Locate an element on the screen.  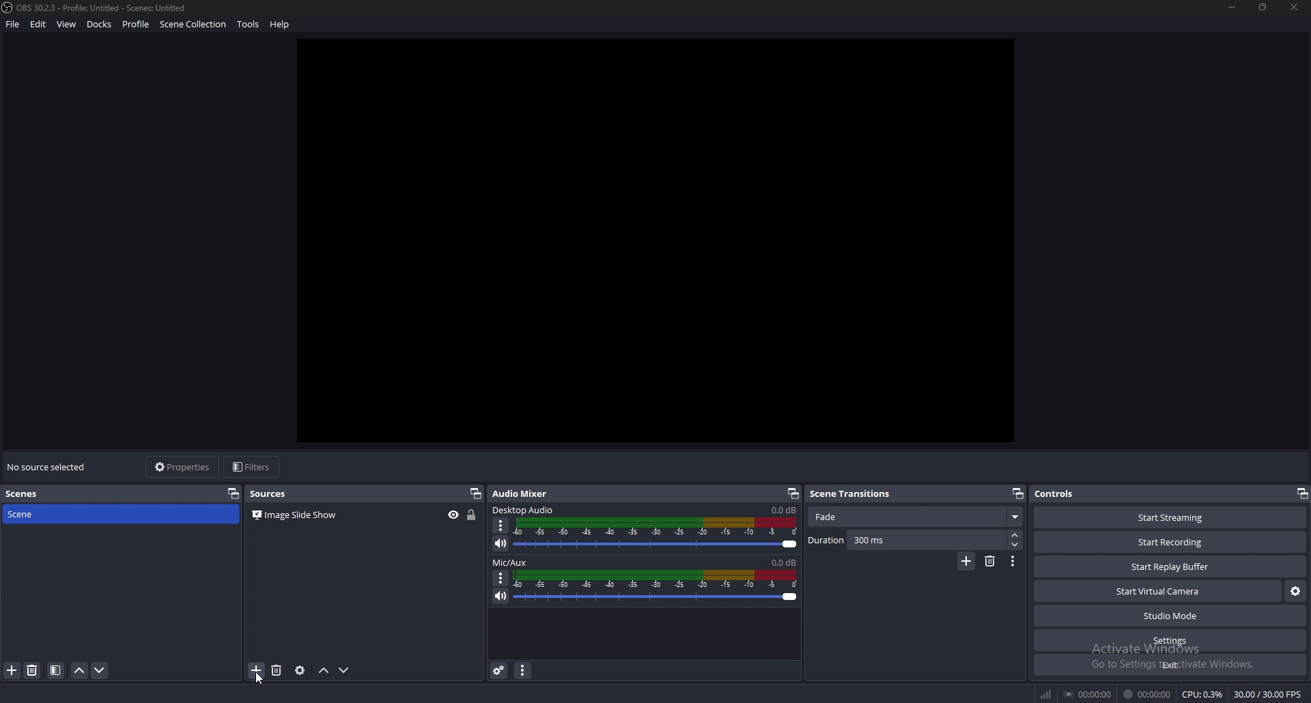
file name is located at coordinates (96, 8).